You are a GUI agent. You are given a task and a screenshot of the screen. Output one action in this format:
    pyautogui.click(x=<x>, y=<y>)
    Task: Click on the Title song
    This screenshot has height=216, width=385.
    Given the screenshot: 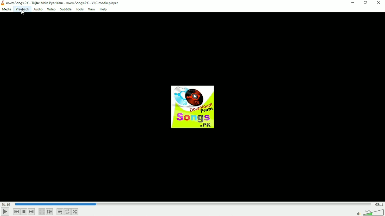 What is the action you would take?
    pyautogui.click(x=65, y=3)
    